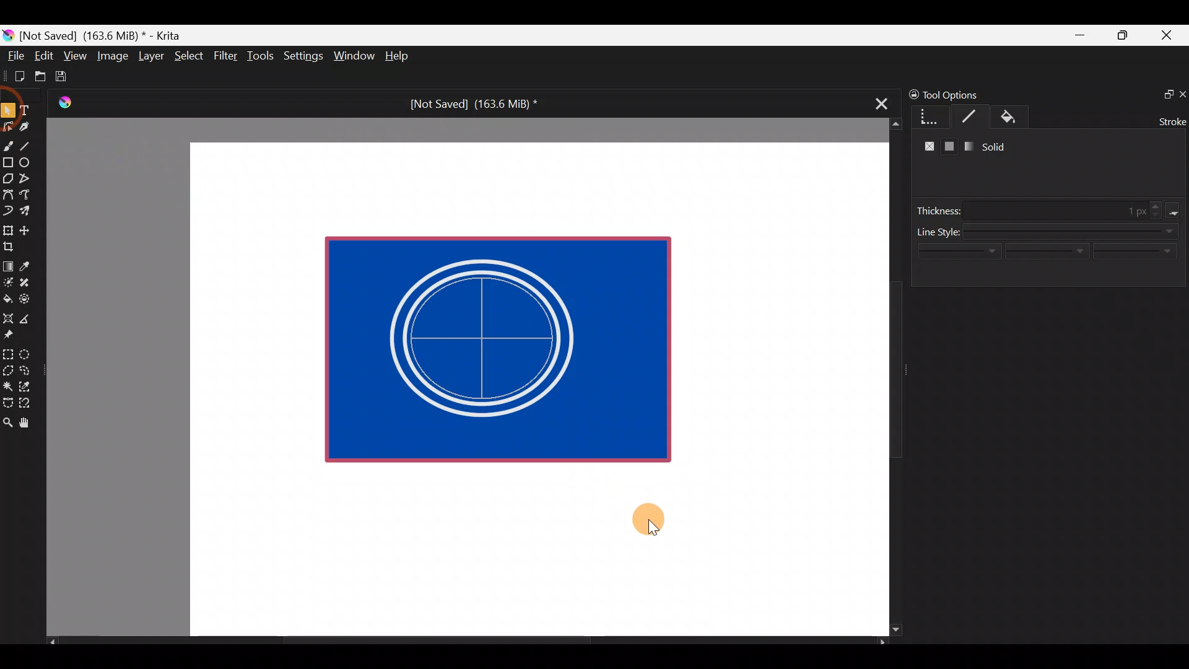  Describe the element at coordinates (76, 56) in the screenshot. I see `View` at that location.